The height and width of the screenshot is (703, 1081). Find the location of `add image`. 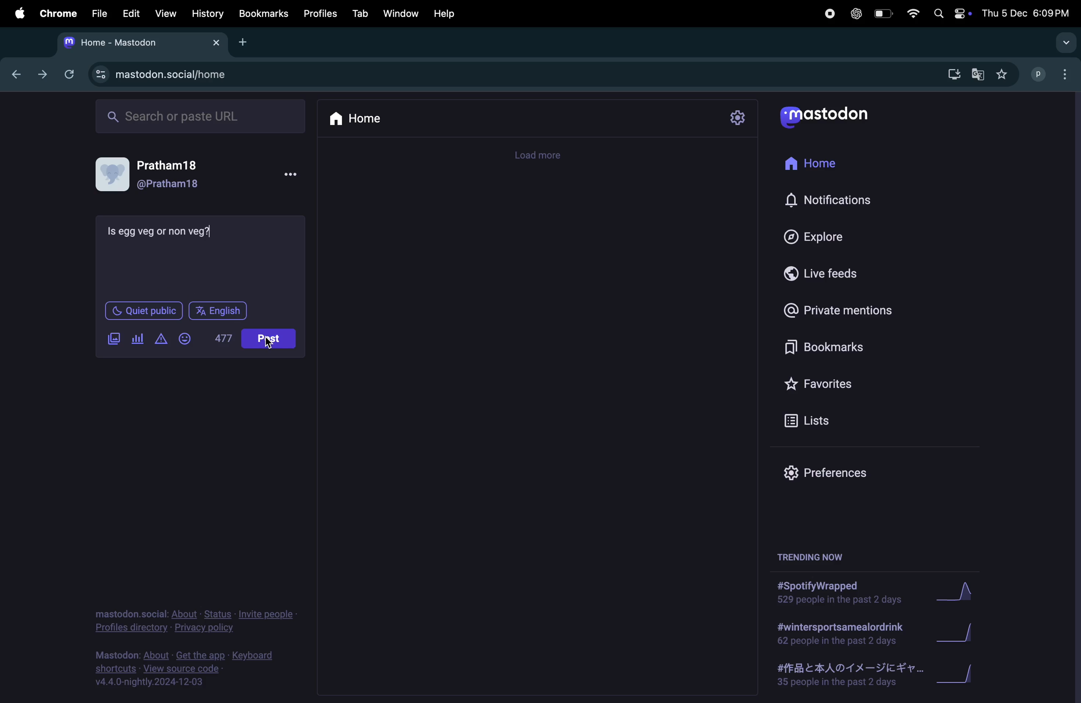

add image is located at coordinates (114, 338).